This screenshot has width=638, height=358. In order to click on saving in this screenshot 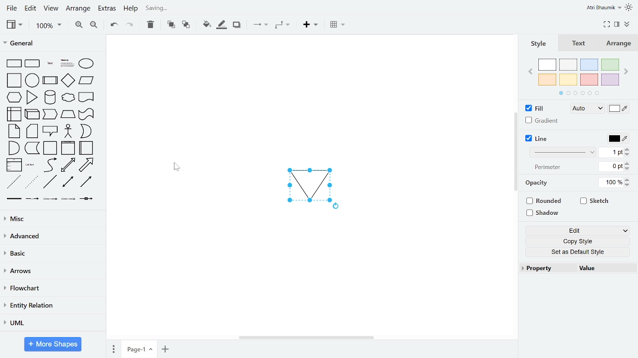, I will do `click(192, 8)`.